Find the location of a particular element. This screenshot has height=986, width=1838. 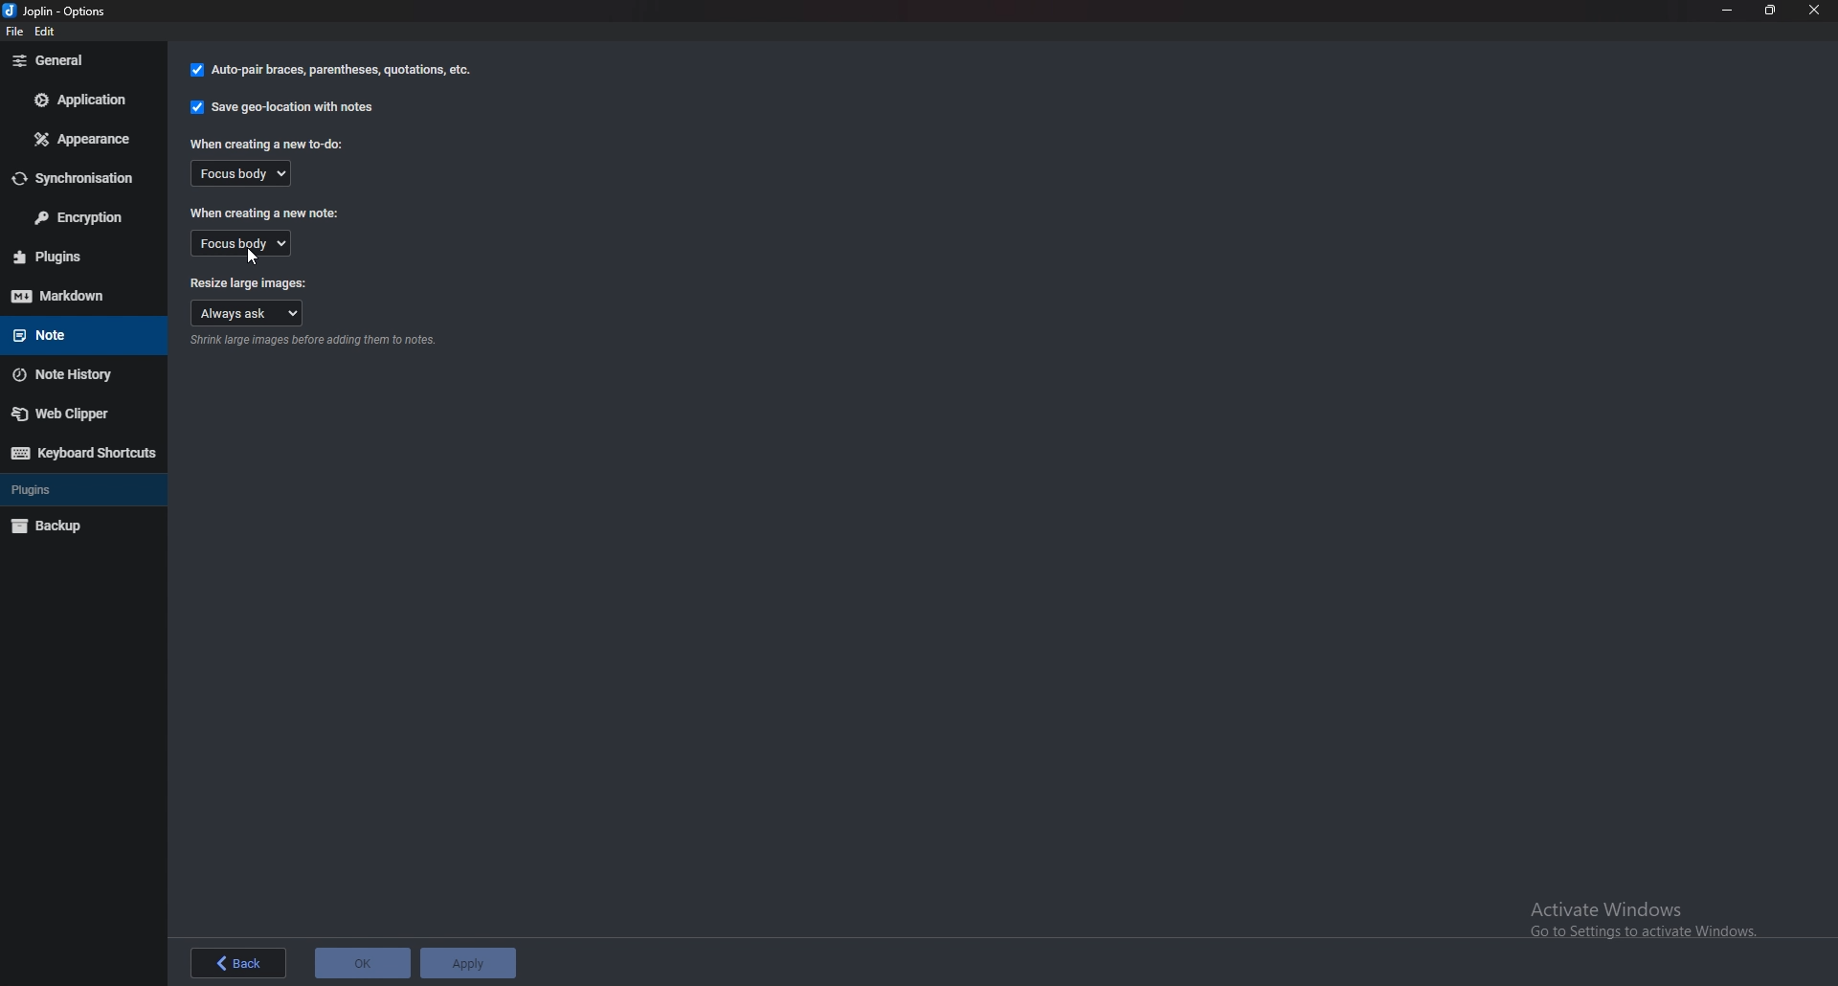

cursor is located at coordinates (253, 259).